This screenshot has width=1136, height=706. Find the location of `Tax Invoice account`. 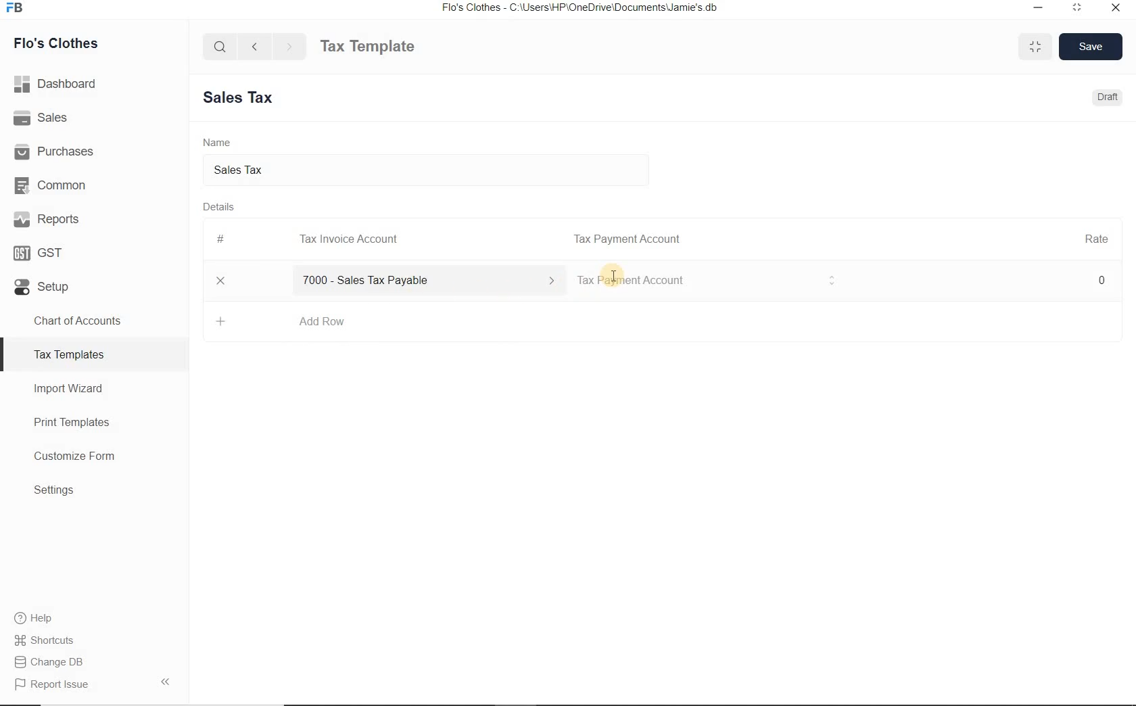

Tax Invoice account is located at coordinates (706, 281).